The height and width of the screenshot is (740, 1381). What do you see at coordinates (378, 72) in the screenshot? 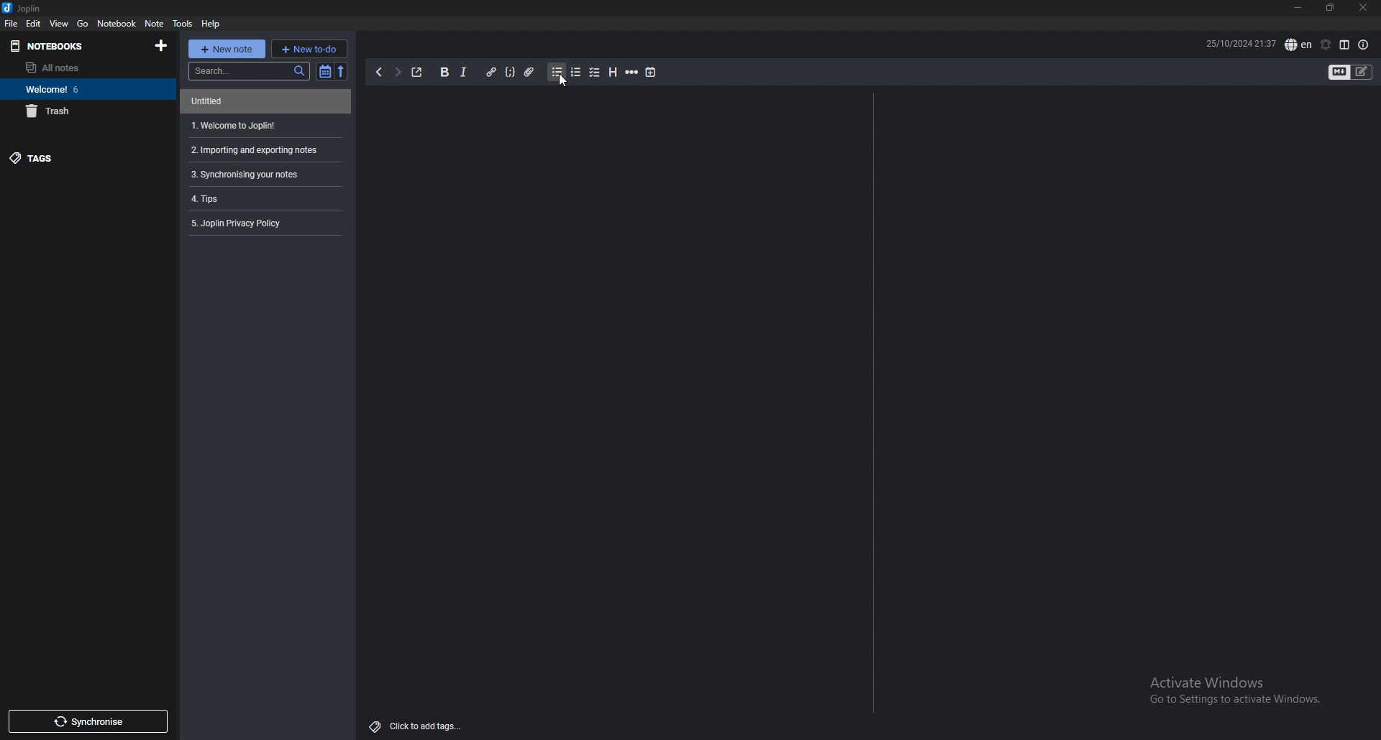
I see `backward` at bounding box center [378, 72].